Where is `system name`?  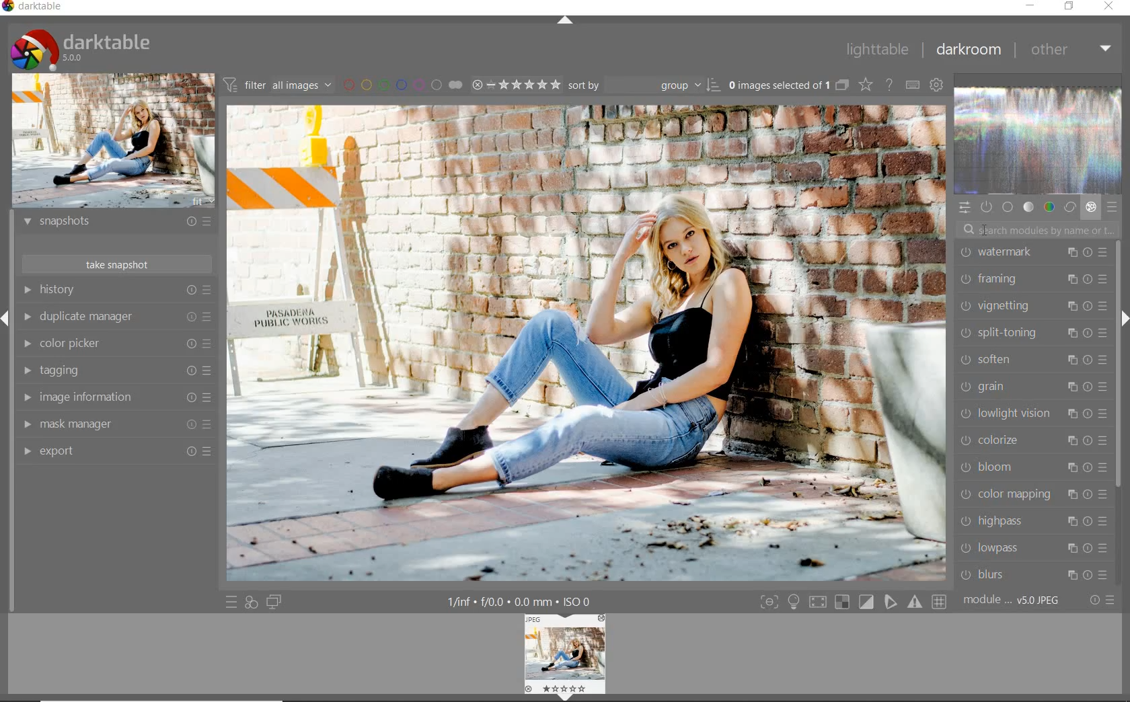
system name is located at coordinates (36, 8).